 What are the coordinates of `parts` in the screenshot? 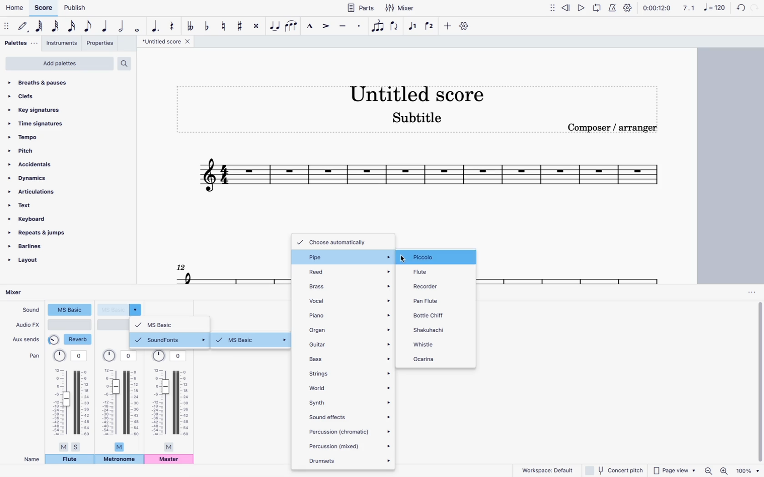 It's located at (362, 8).